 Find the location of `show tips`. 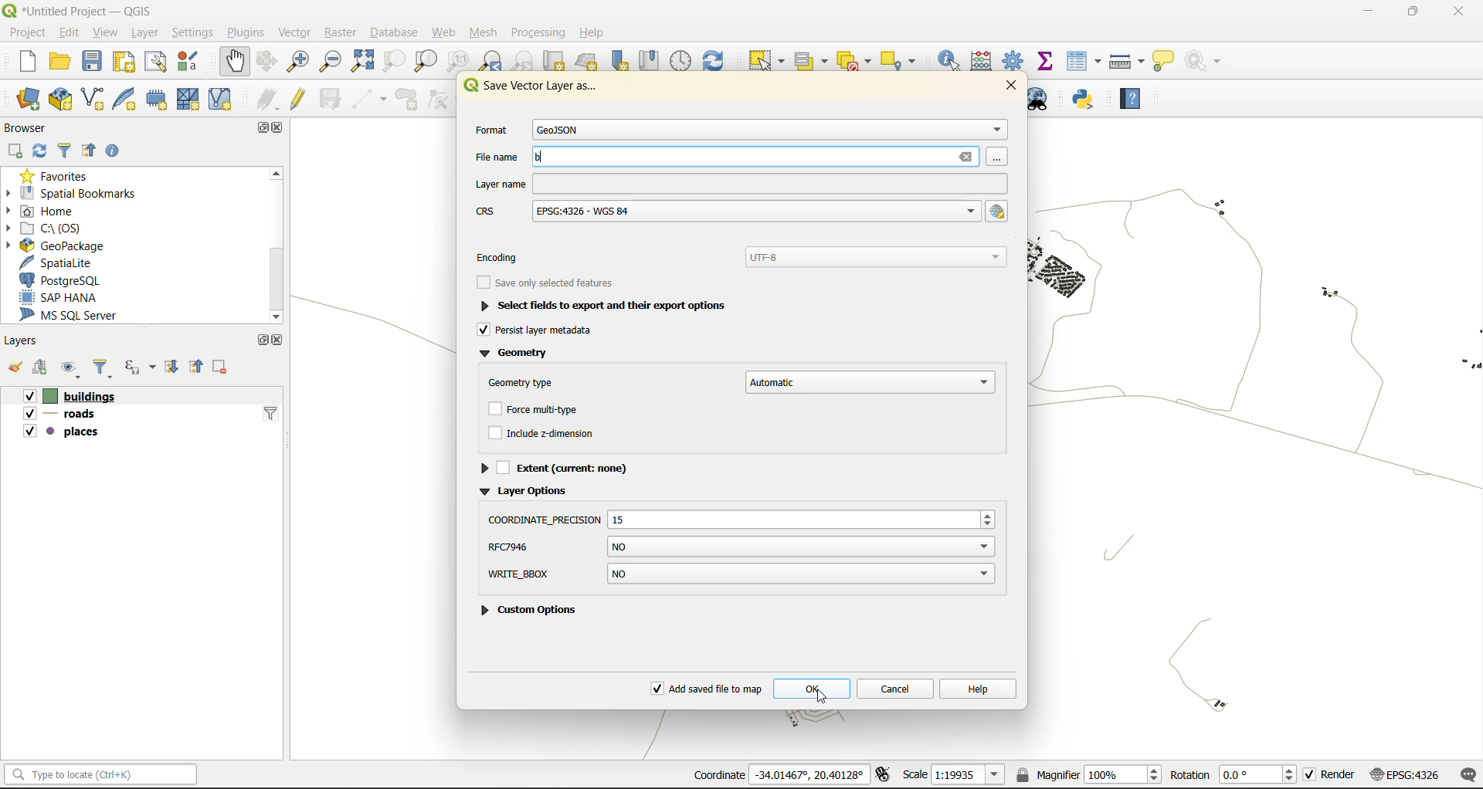

show tips is located at coordinates (1162, 63).